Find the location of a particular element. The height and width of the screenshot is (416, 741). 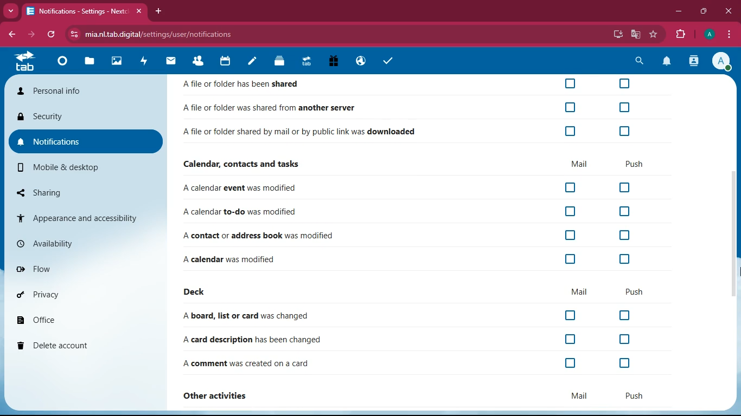

favorite is located at coordinates (654, 34).